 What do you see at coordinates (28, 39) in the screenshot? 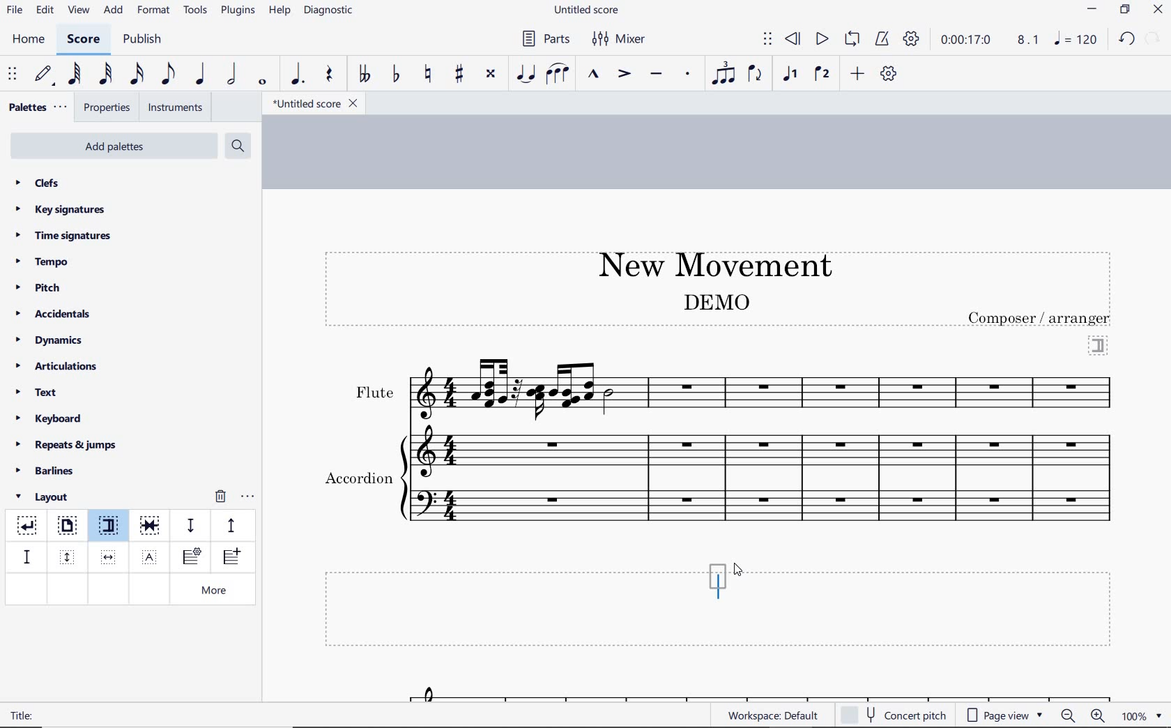
I see `home` at bounding box center [28, 39].